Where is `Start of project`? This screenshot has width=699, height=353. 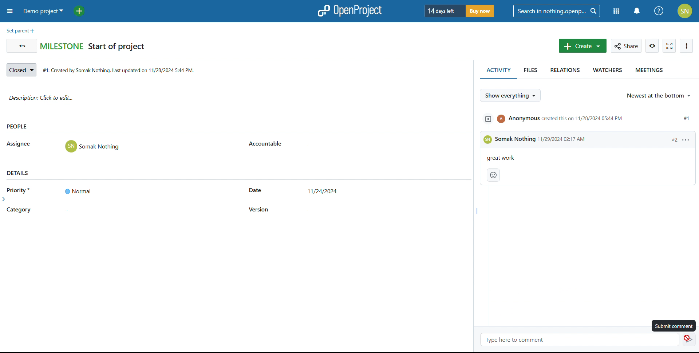
Start of project is located at coordinates (117, 47).